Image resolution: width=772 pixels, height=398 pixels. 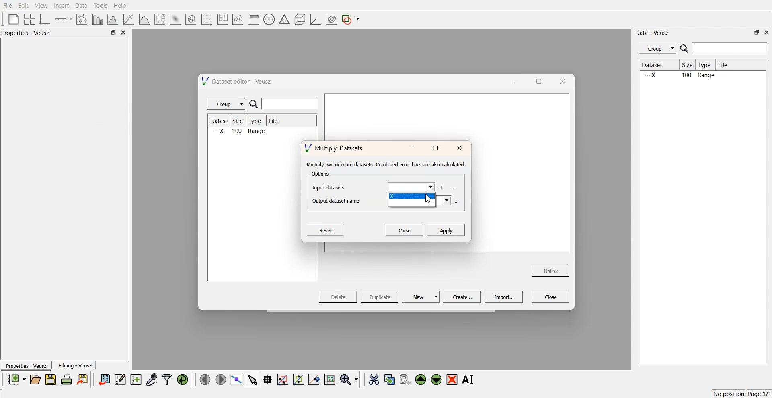 What do you see at coordinates (298, 19) in the screenshot?
I see `3d shapes` at bounding box center [298, 19].